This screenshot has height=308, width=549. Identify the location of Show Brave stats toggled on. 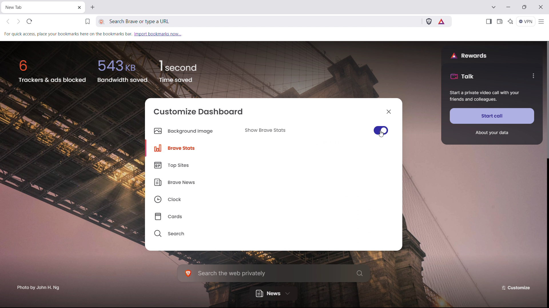
(315, 131).